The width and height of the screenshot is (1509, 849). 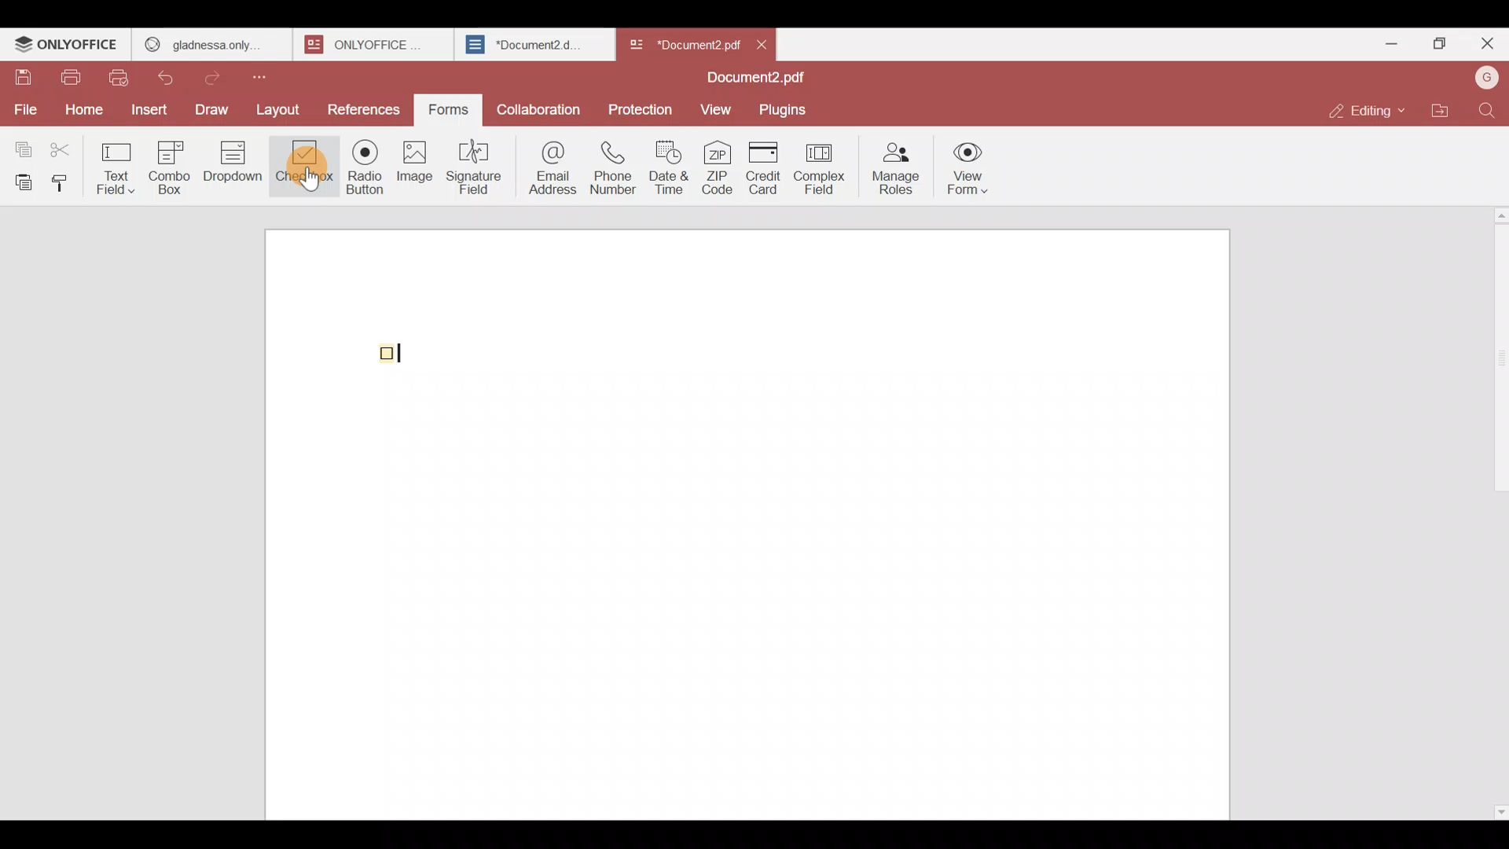 I want to click on Copy style, so click(x=66, y=179).